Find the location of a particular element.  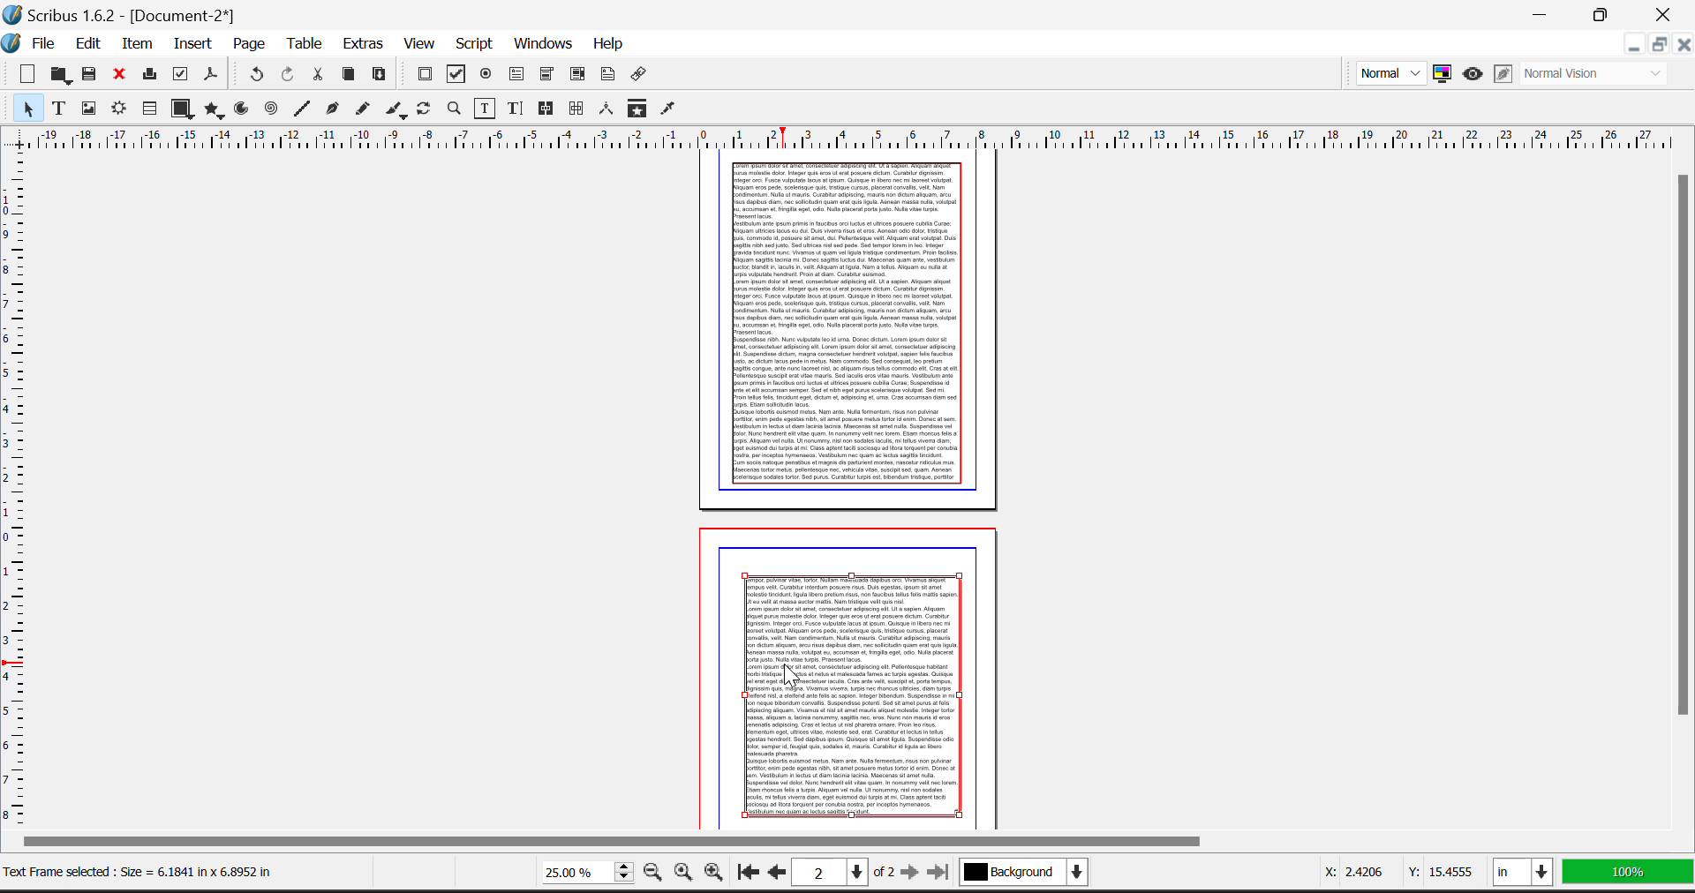

100% is located at coordinates (1630, 876).